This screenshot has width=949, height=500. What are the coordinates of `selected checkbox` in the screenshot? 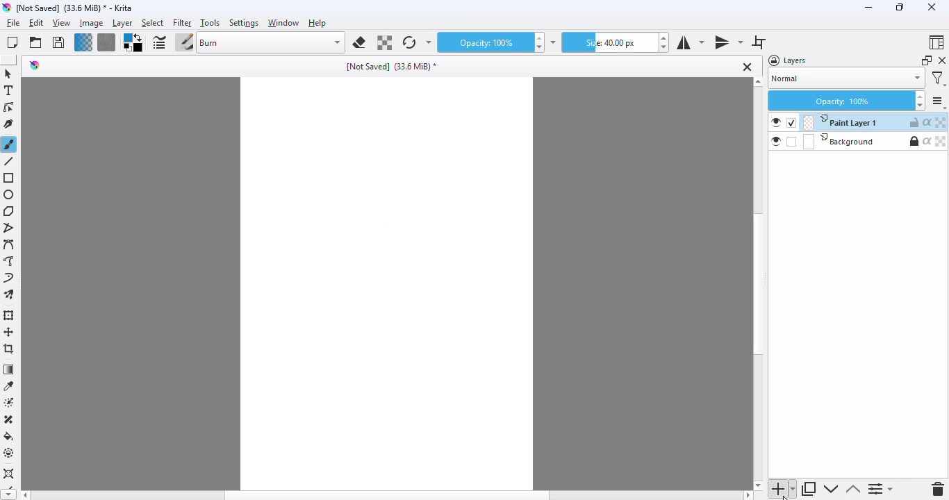 It's located at (792, 142).